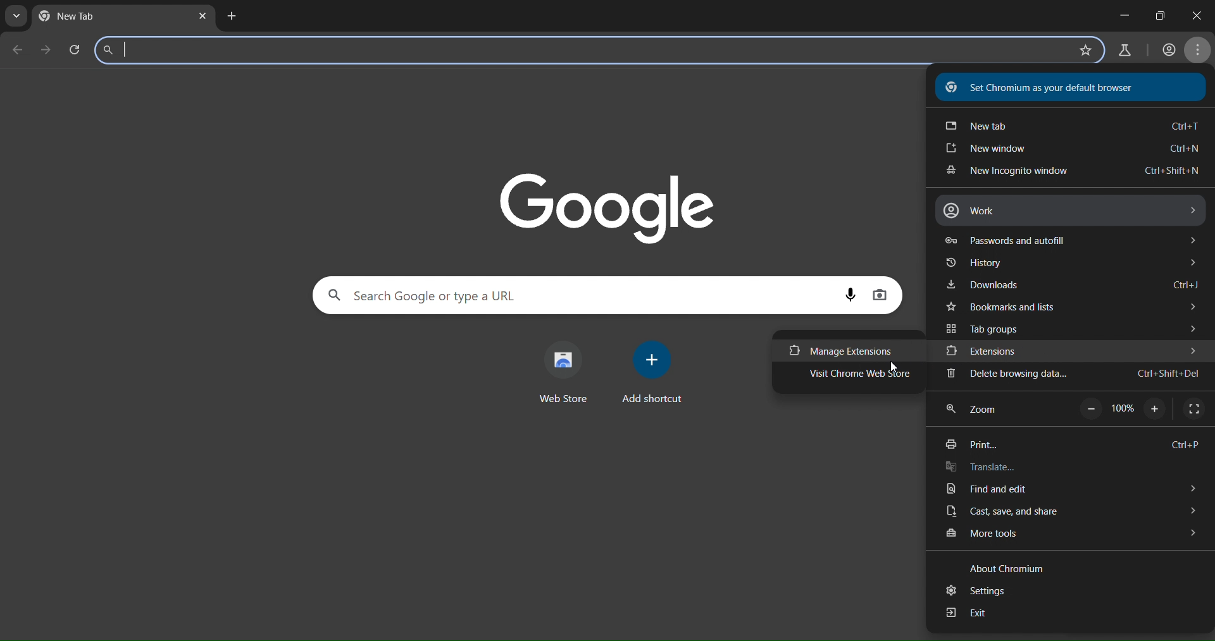 Image resolution: width=1215 pixels, height=641 pixels. Describe the element at coordinates (46, 51) in the screenshot. I see `go forward one page` at that location.